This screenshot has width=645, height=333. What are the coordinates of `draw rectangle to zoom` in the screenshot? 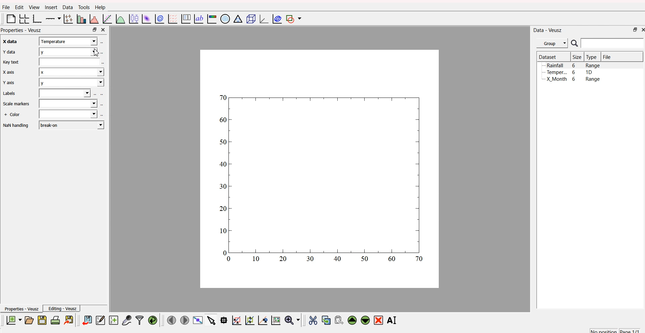 It's located at (237, 320).